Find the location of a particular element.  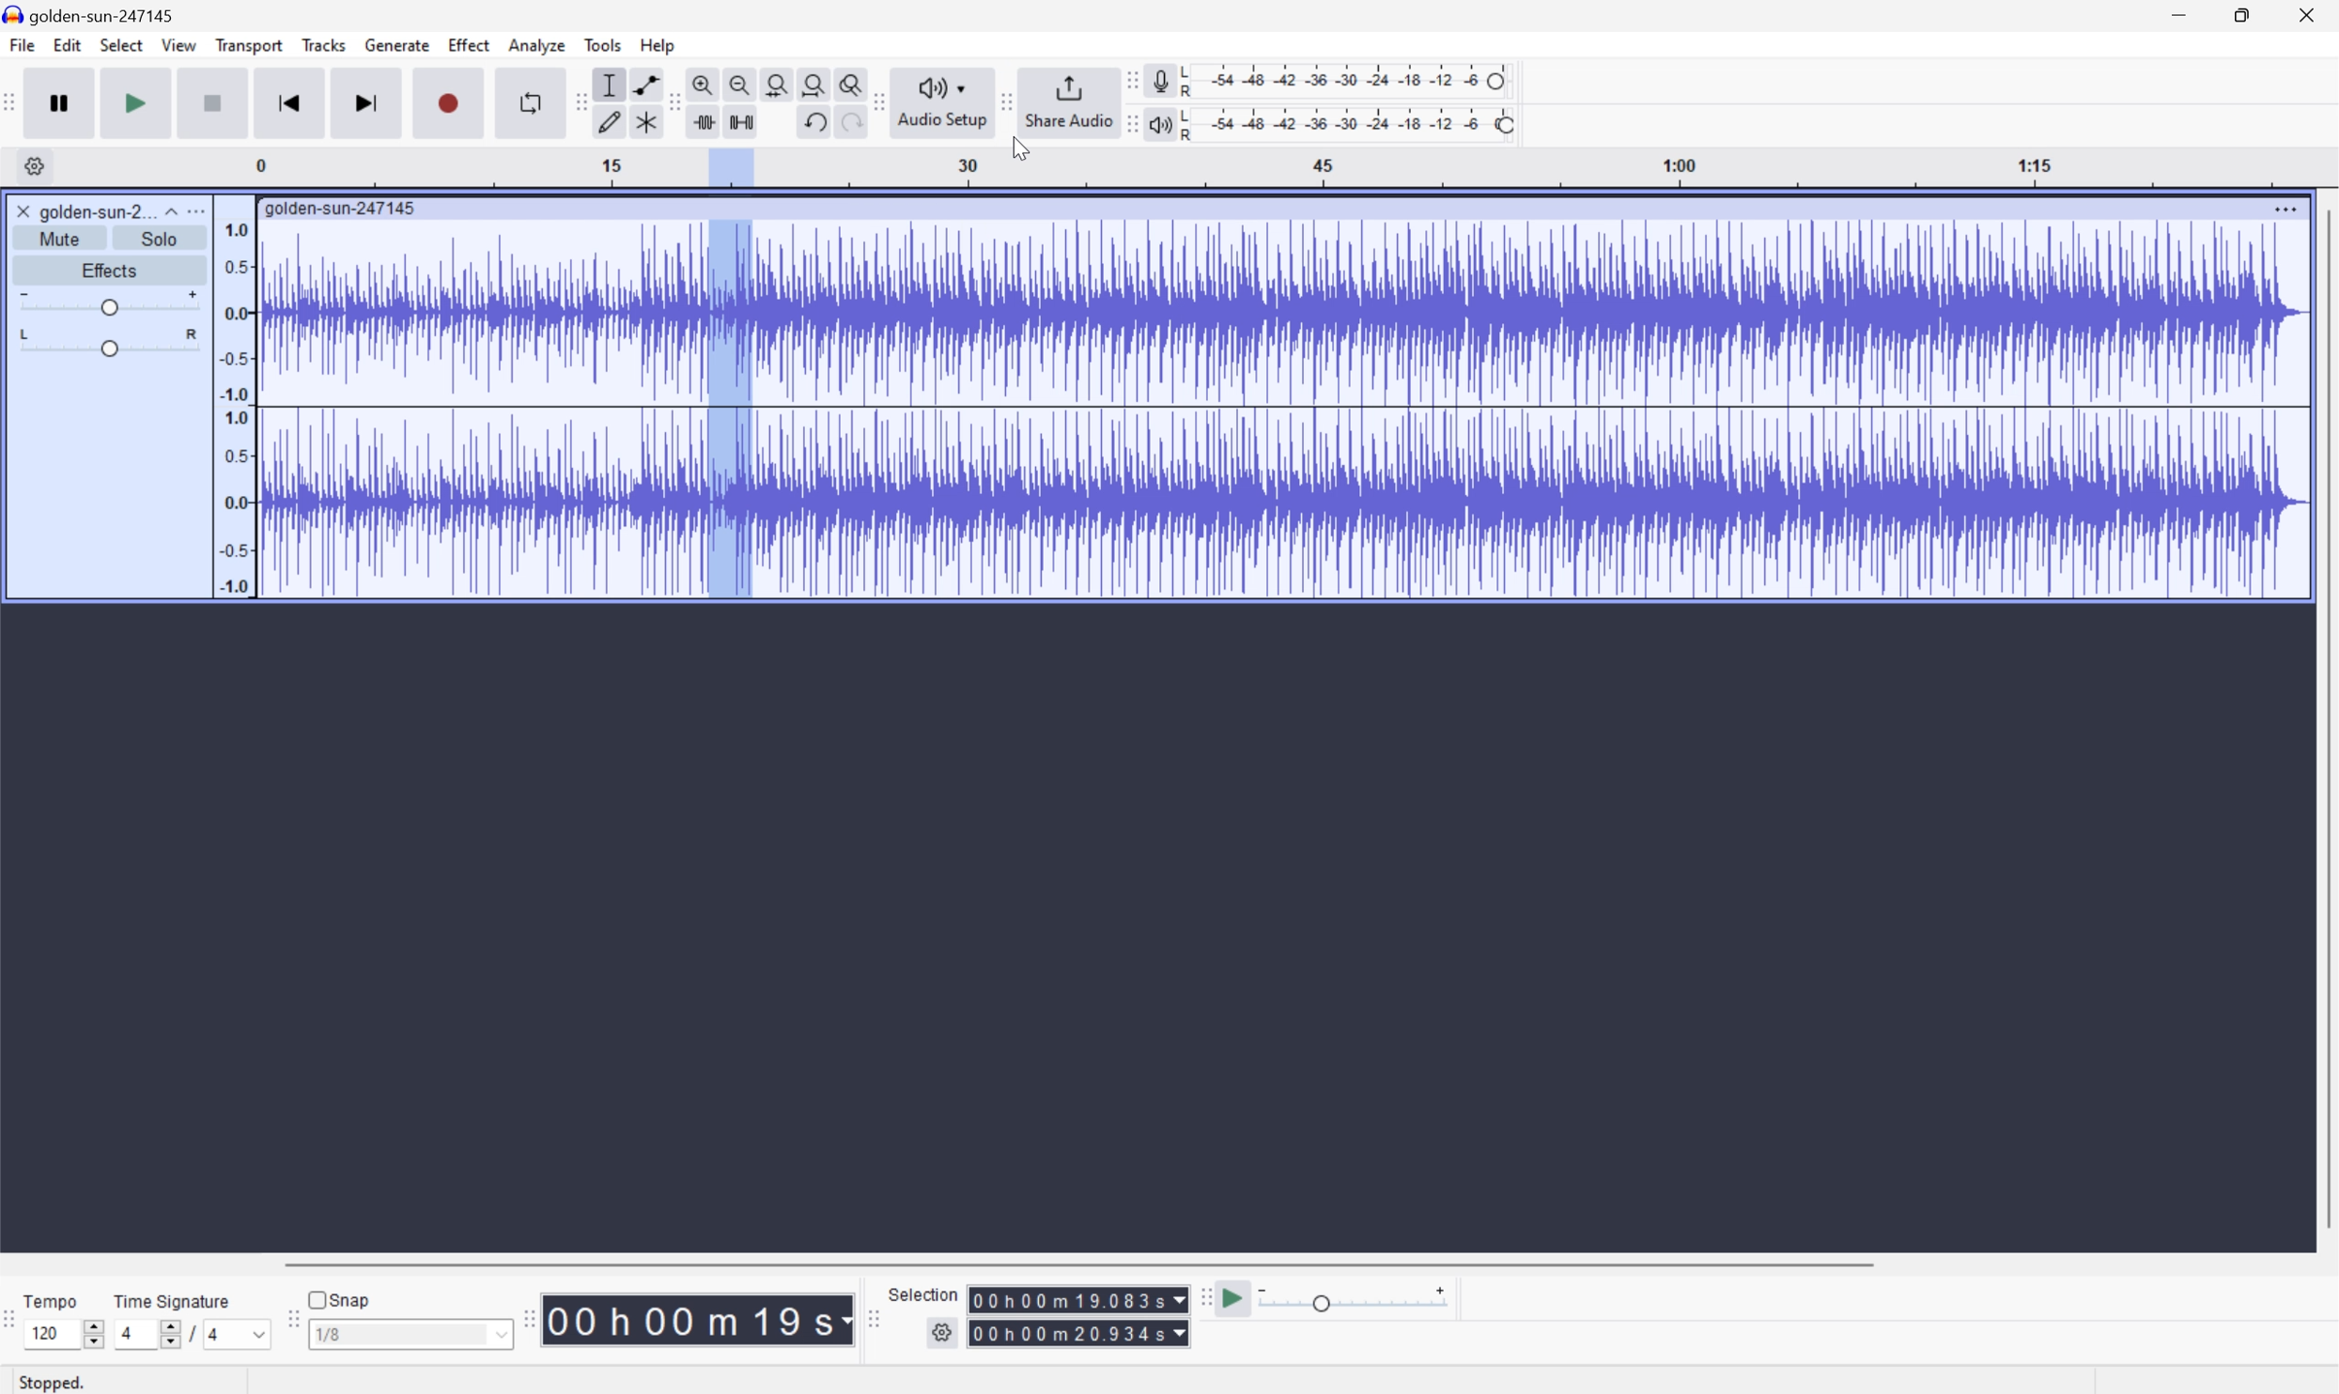

Skip to end is located at coordinates (368, 102).